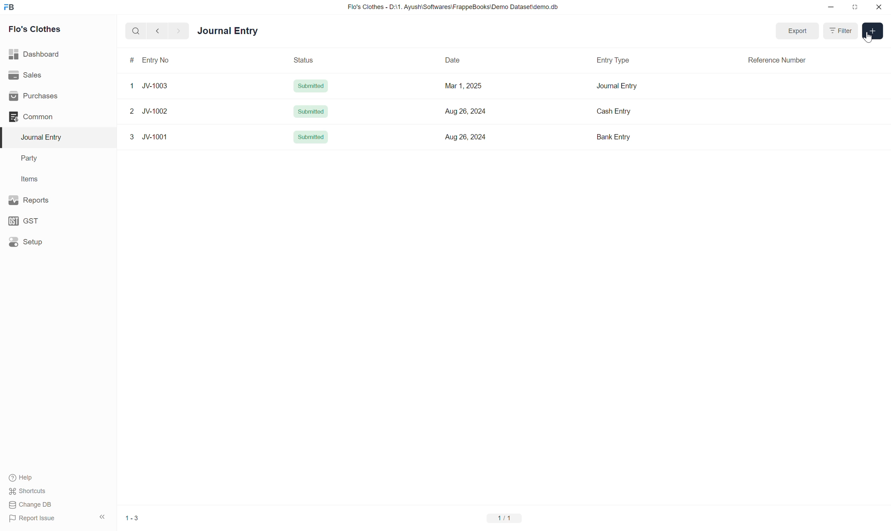  Describe the element at coordinates (451, 60) in the screenshot. I see `Date` at that location.